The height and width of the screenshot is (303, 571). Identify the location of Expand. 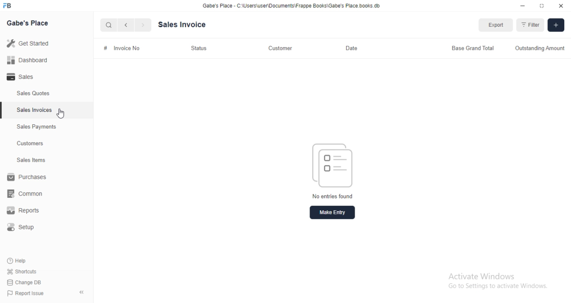
(542, 6).